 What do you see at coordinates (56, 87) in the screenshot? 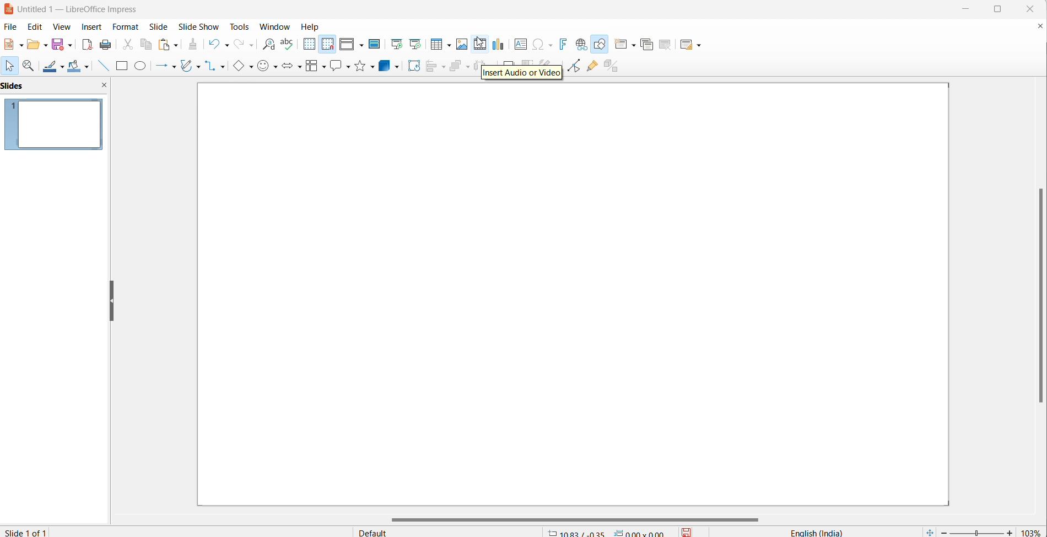
I see `slides and close slidepane` at bounding box center [56, 87].